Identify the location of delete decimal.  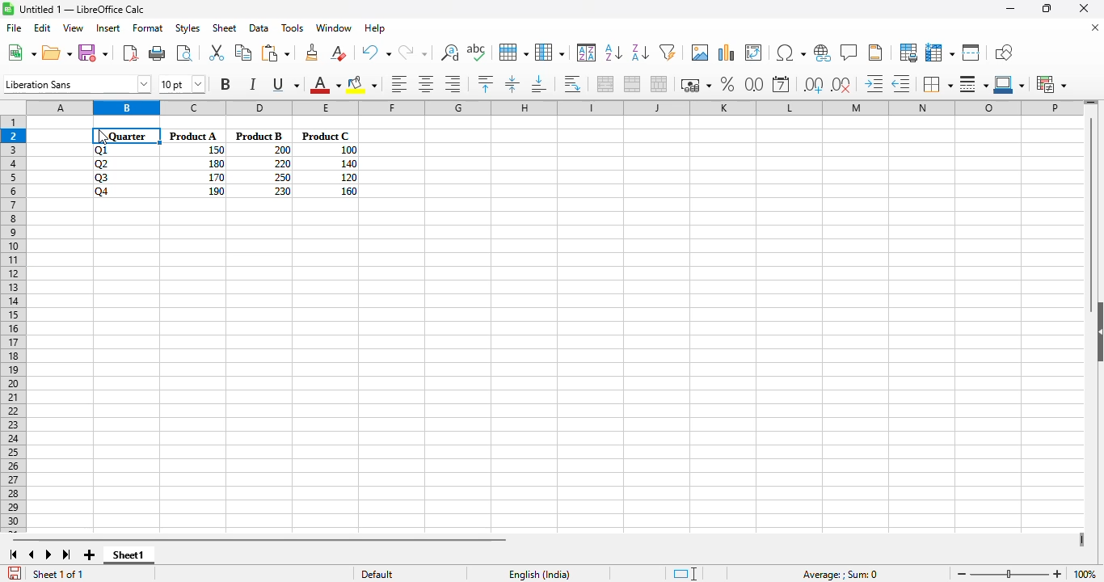
(841, 84).